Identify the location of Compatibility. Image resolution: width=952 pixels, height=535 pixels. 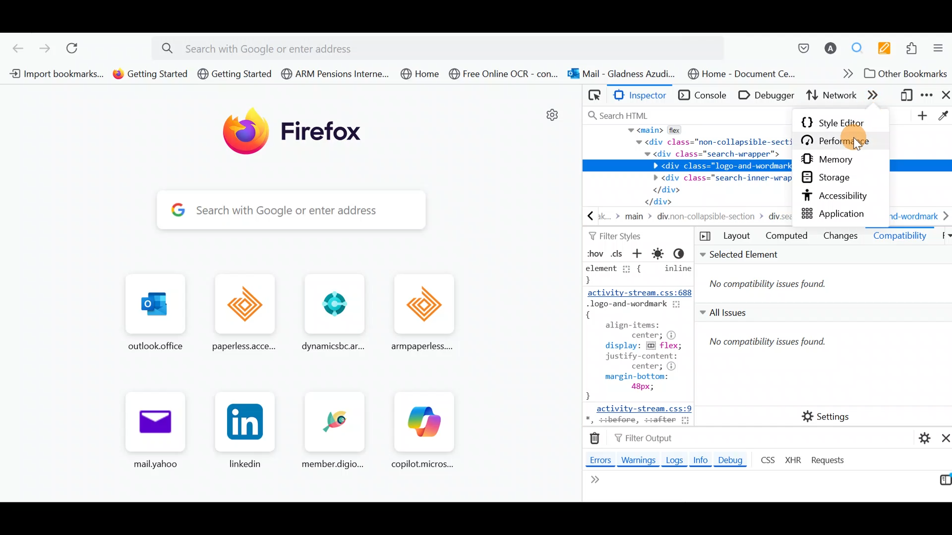
(900, 238).